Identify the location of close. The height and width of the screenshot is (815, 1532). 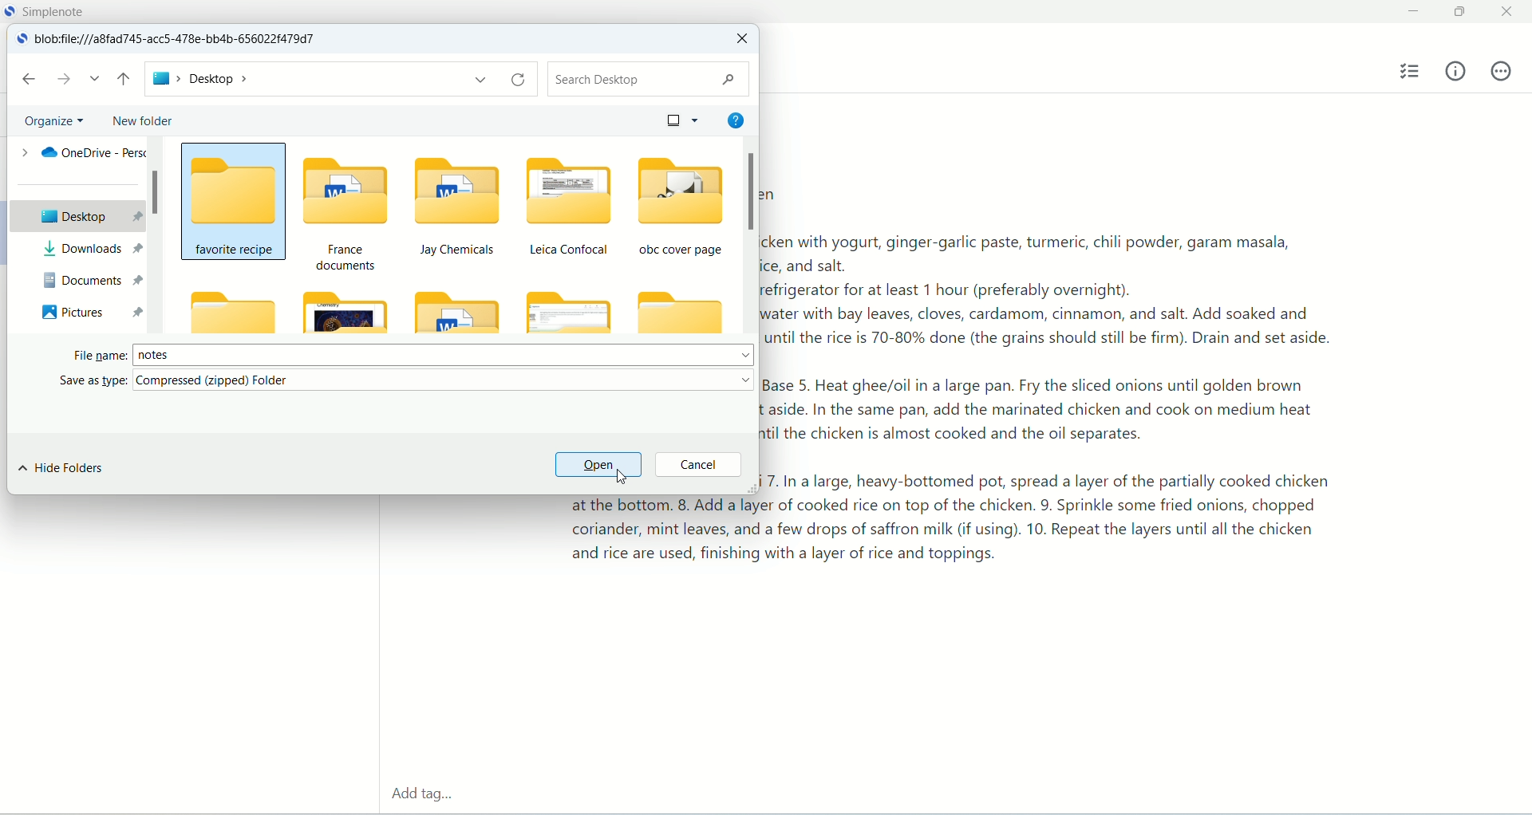
(740, 40).